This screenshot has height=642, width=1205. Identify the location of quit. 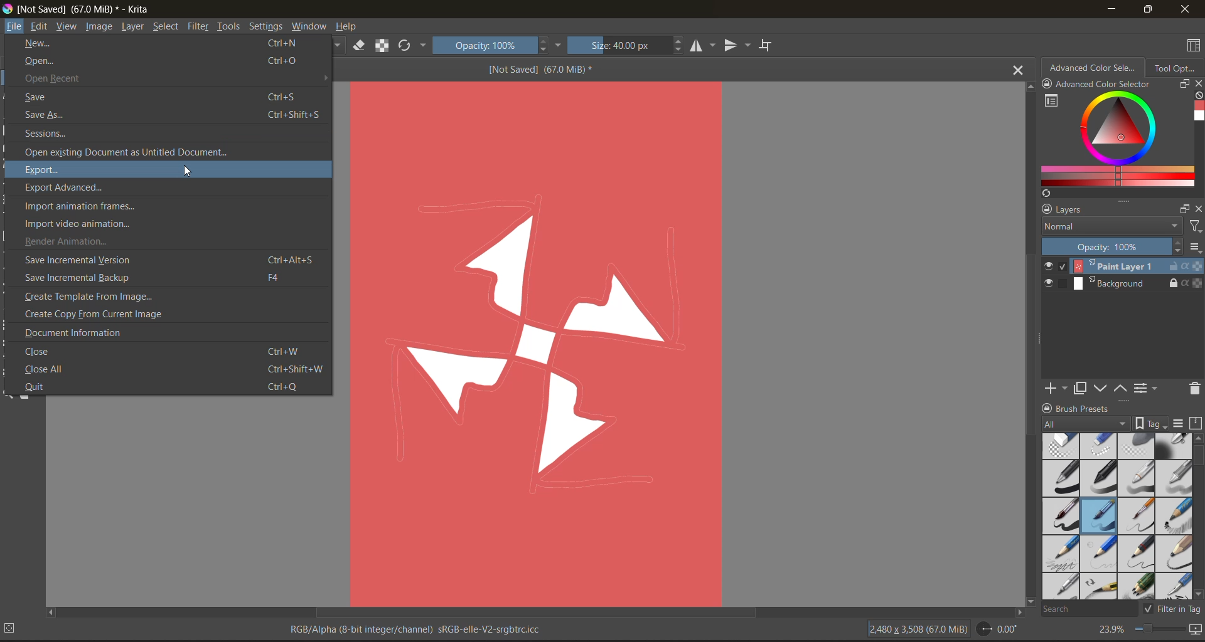
(172, 387).